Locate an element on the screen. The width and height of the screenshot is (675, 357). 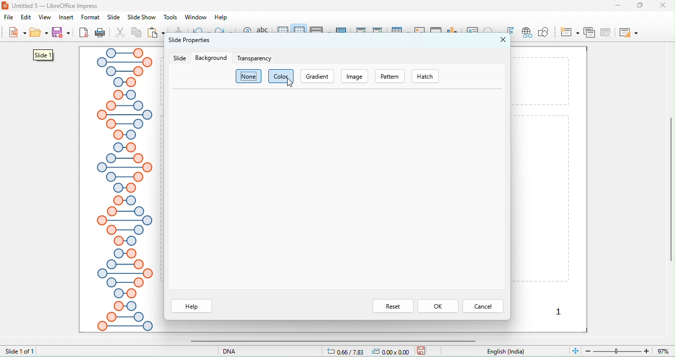
clone is located at coordinates (177, 30).